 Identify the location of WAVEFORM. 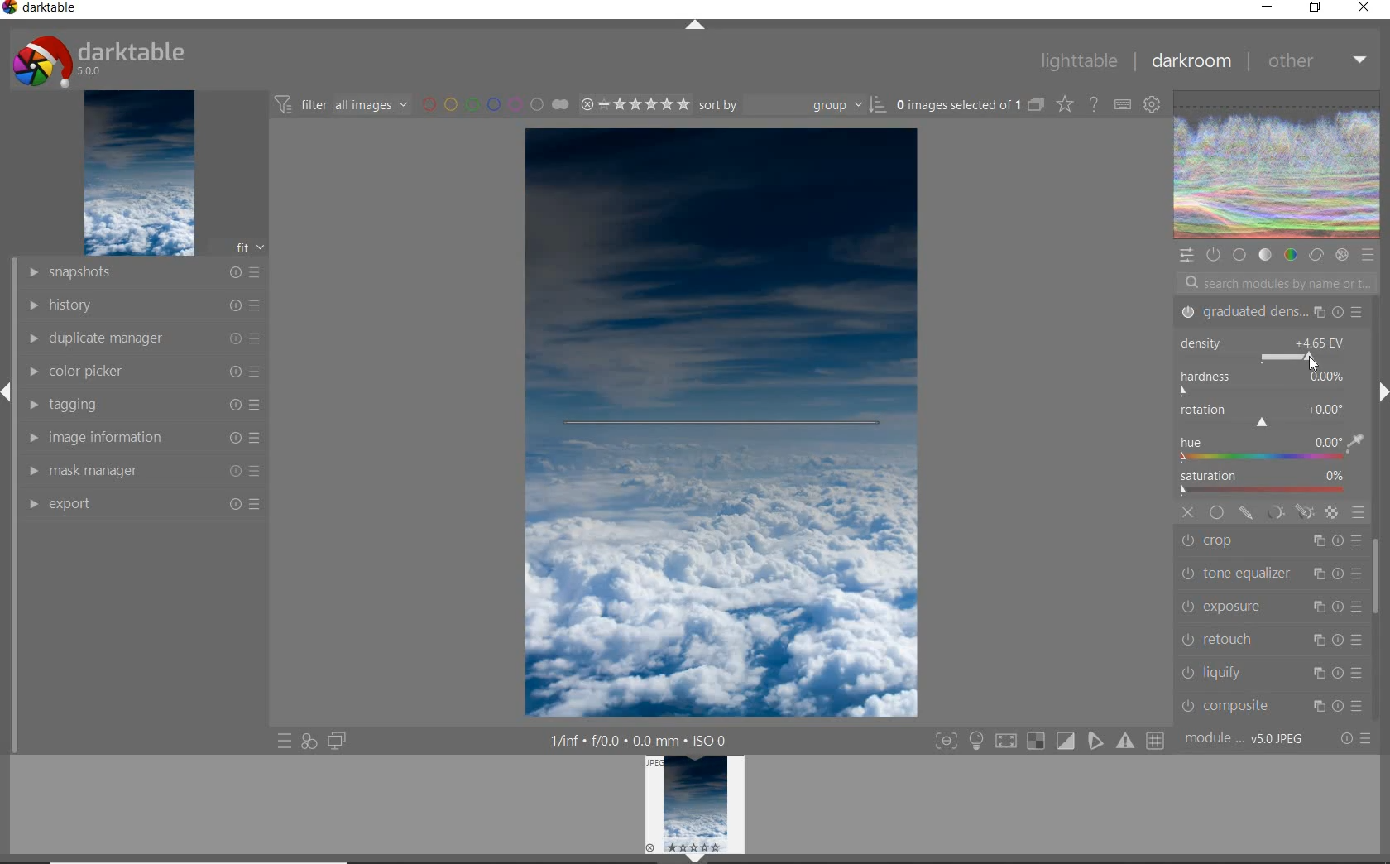
(1277, 166).